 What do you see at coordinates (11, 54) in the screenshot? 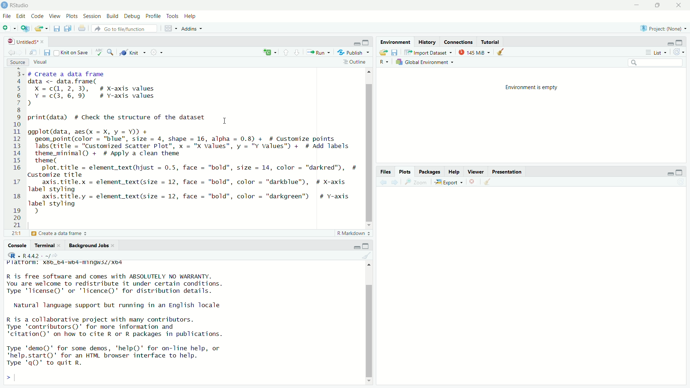
I see `Go back to the previous source location` at bounding box center [11, 54].